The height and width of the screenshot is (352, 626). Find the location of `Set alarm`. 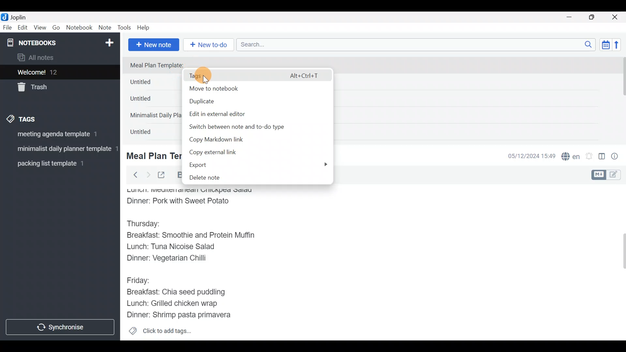

Set alarm is located at coordinates (589, 157).